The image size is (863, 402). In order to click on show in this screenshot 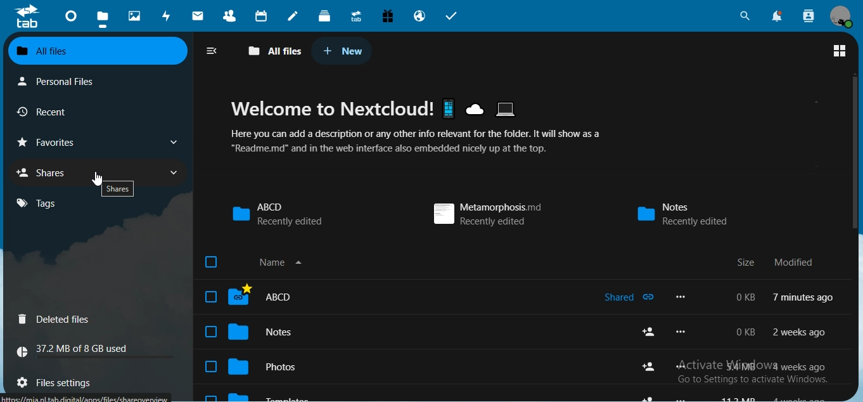, I will do `click(174, 143)`.